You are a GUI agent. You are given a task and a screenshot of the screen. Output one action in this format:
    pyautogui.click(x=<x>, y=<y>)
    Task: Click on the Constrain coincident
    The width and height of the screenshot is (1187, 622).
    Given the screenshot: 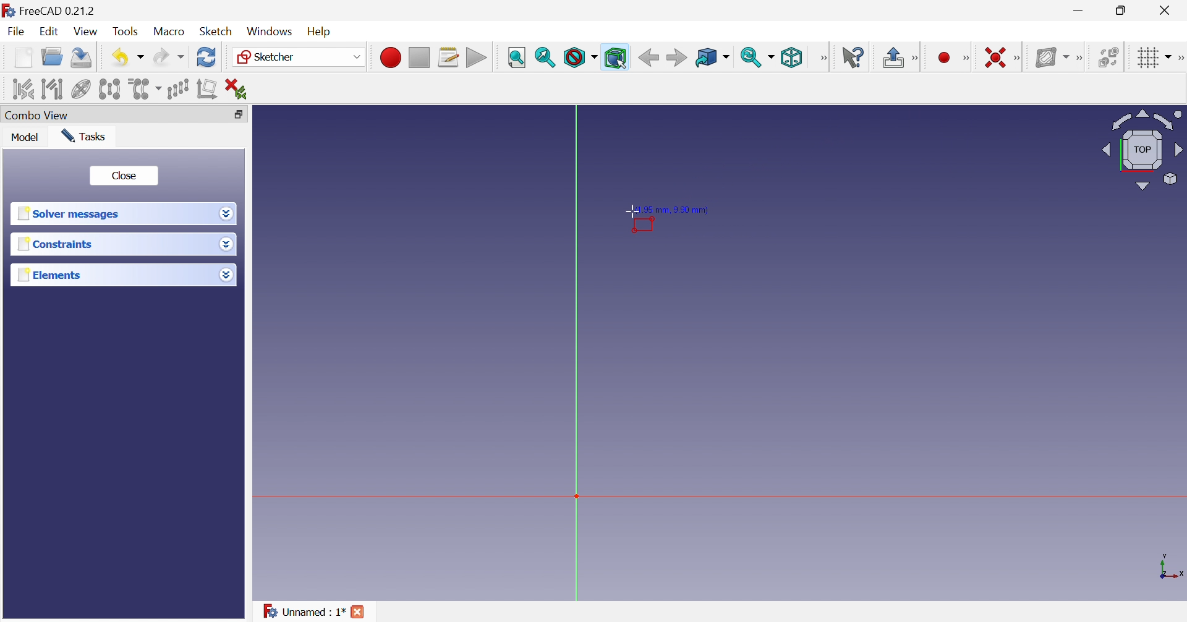 What is the action you would take?
    pyautogui.click(x=995, y=57)
    